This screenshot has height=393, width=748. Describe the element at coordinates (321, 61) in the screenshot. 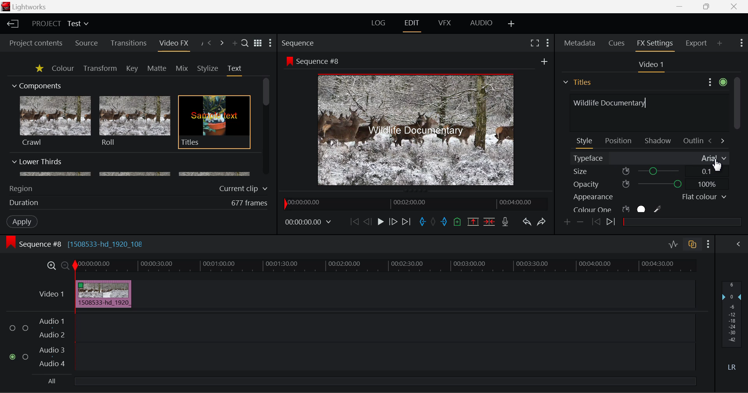

I see `Sequence #8` at that location.